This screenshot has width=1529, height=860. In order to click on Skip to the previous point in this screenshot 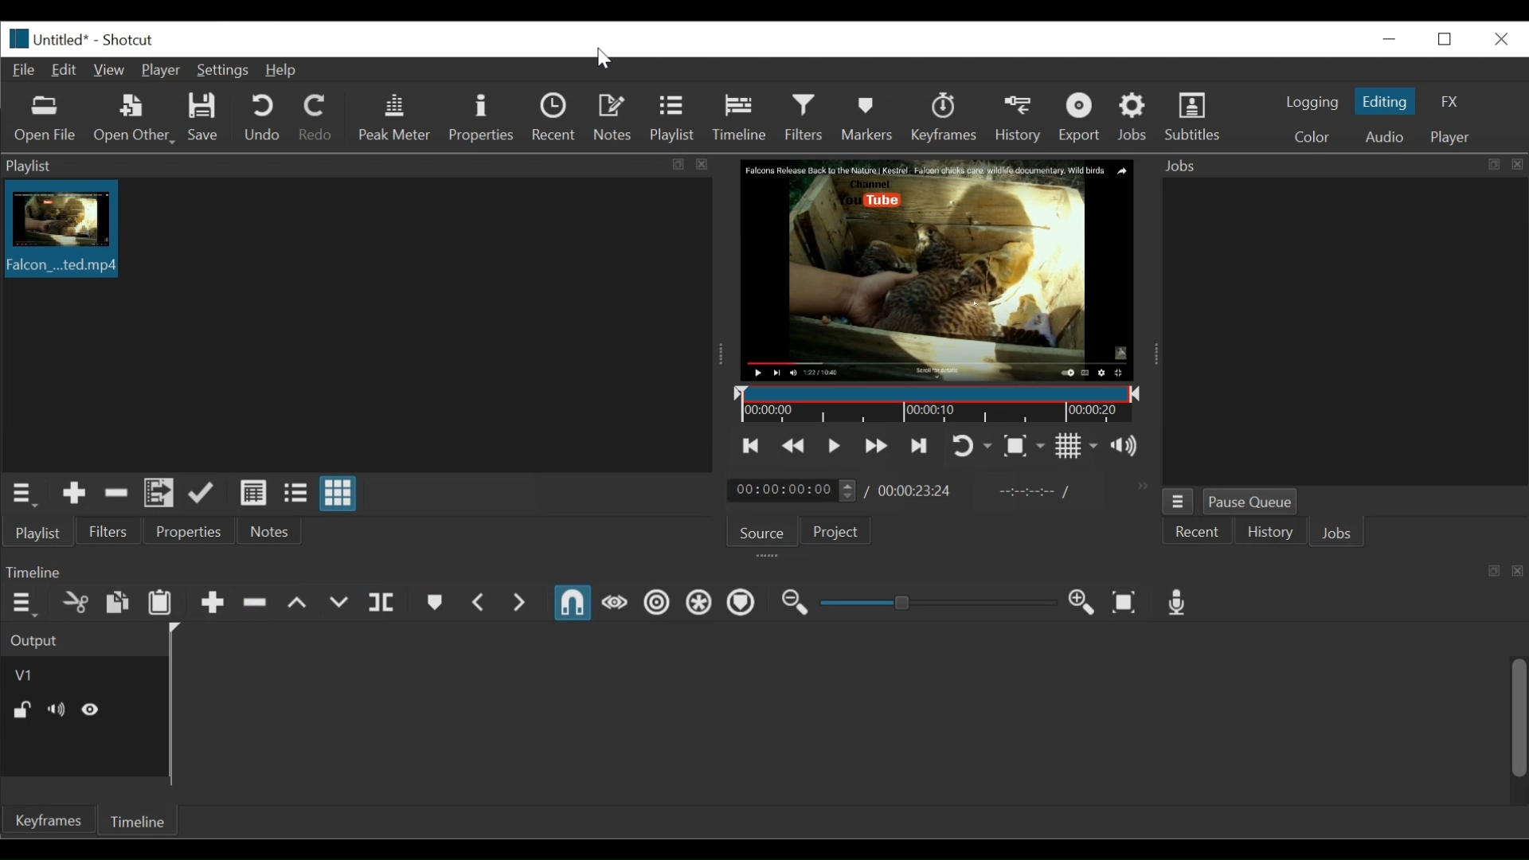, I will do `click(752, 445)`.